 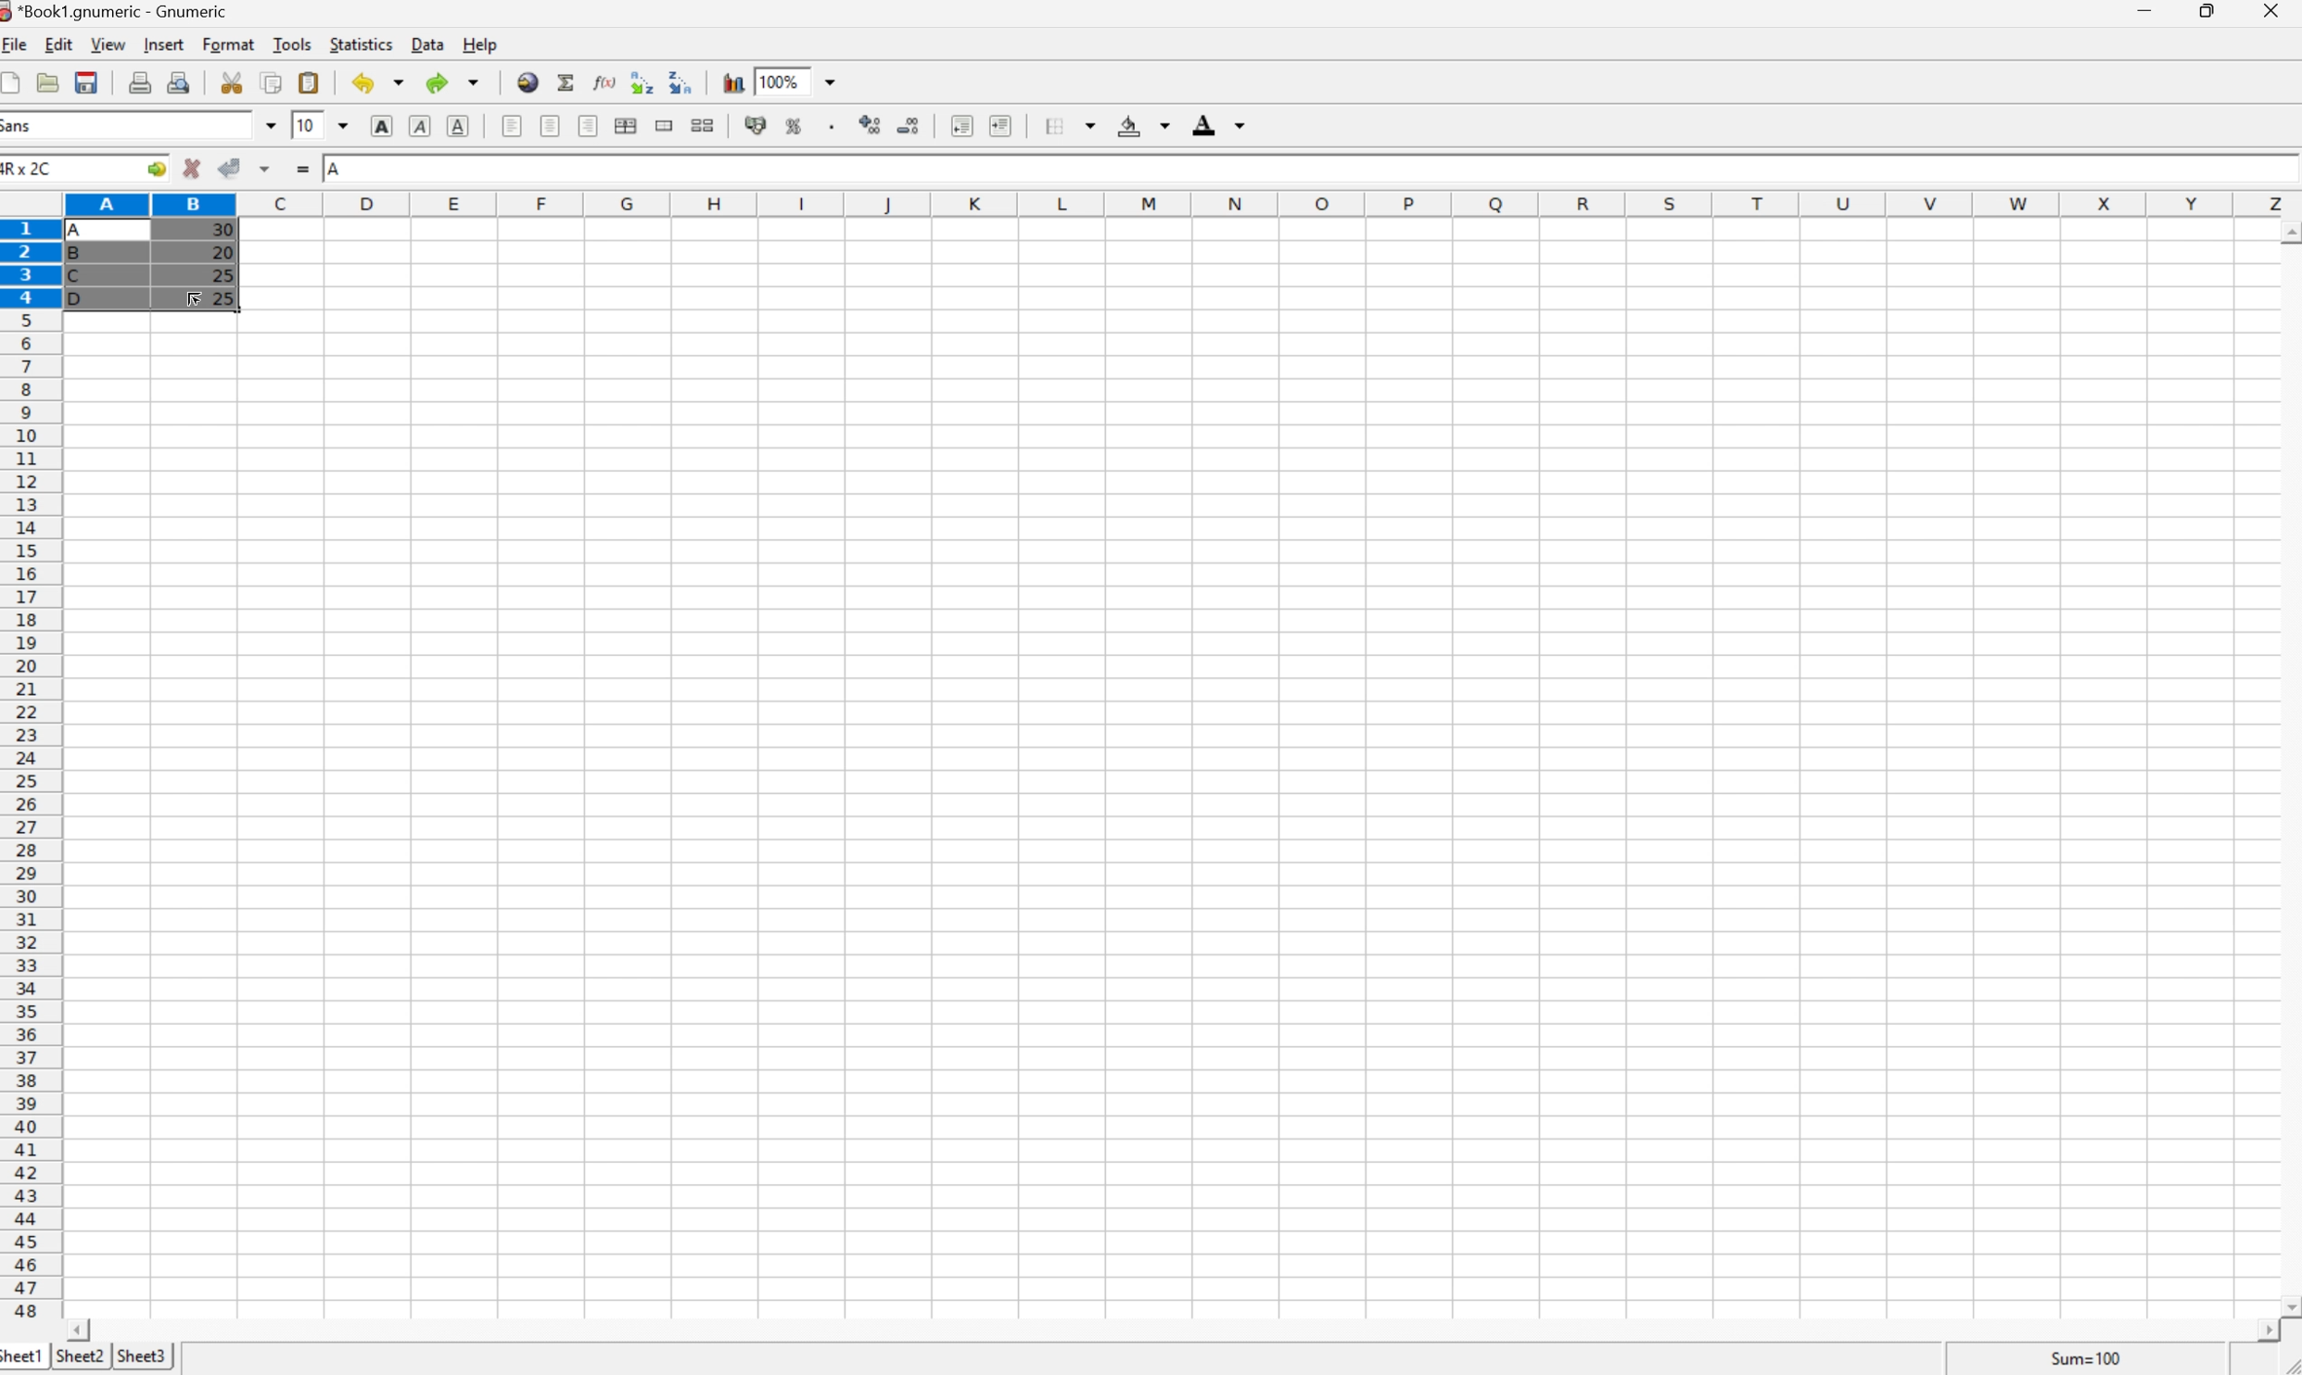 What do you see at coordinates (607, 81) in the screenshot?
I see `Edit function in current cell` at bounding box center [607, 81].